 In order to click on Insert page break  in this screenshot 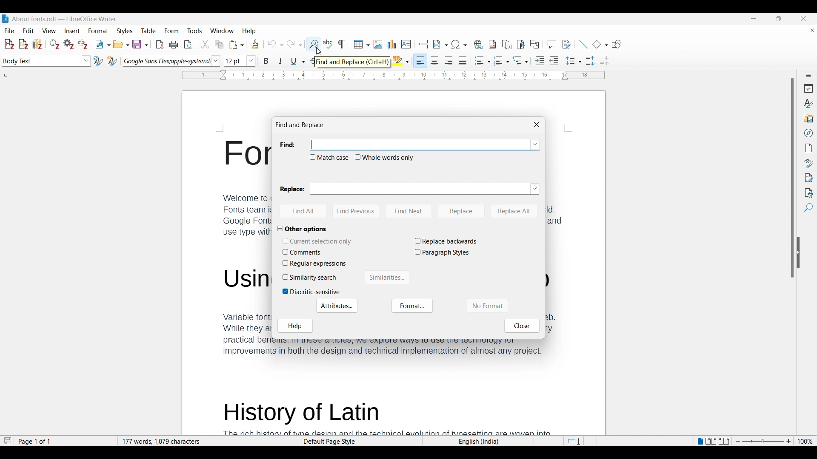, I will do `click(423, 44)`.